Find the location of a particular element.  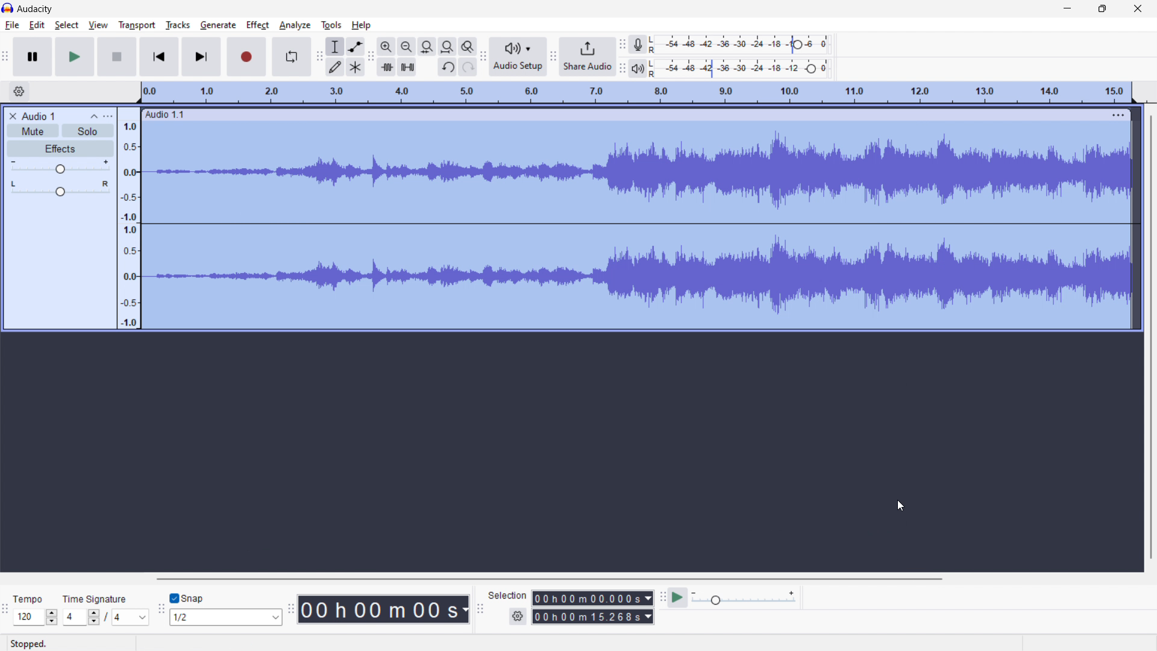

envelop tool is located at coordinates (356, 46).